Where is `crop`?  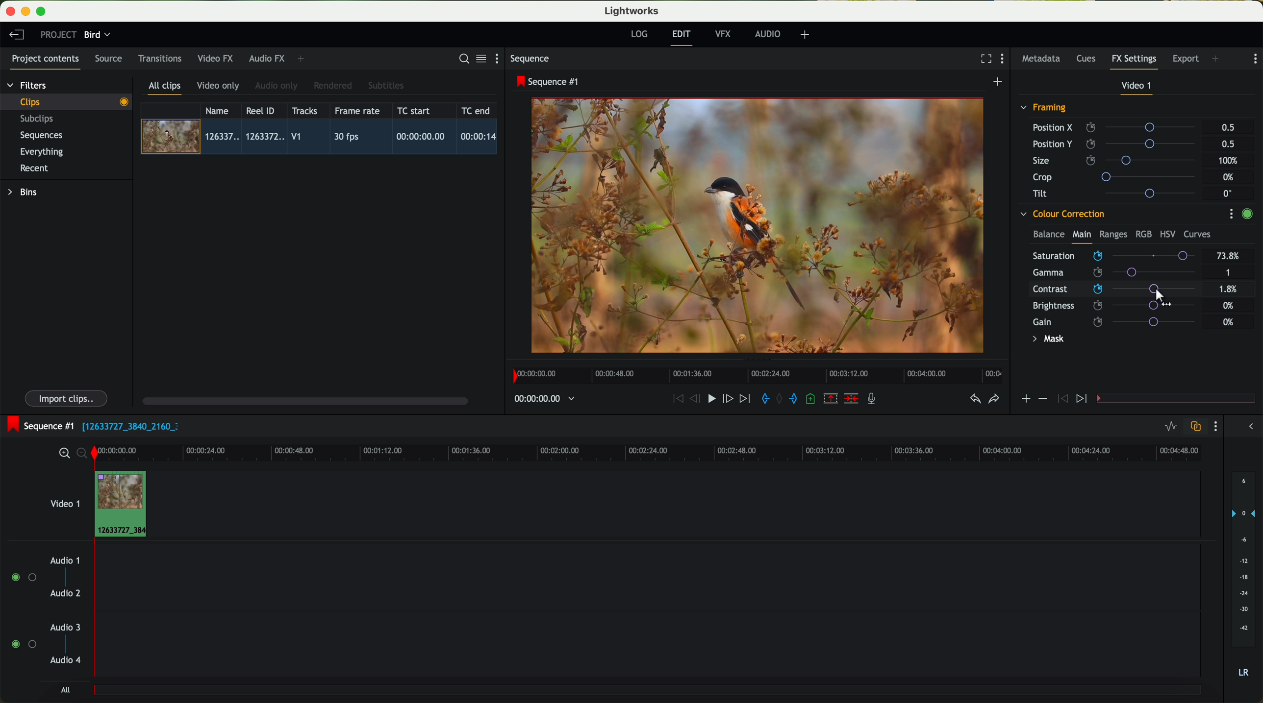 crop is located at coordinates (1118, 176).